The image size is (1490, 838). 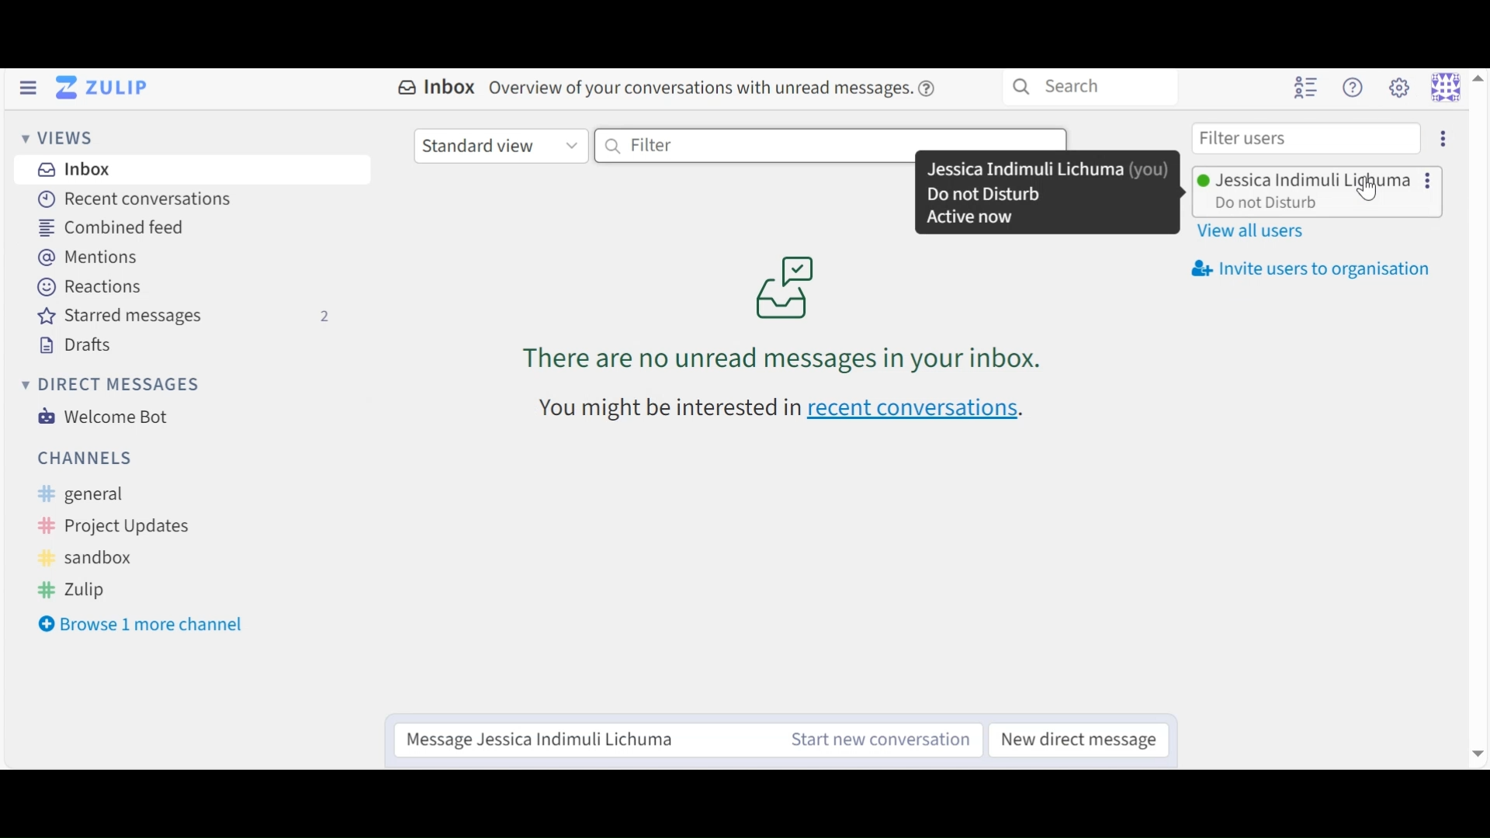 I want to click on Channels, so click(x=88, y=459).